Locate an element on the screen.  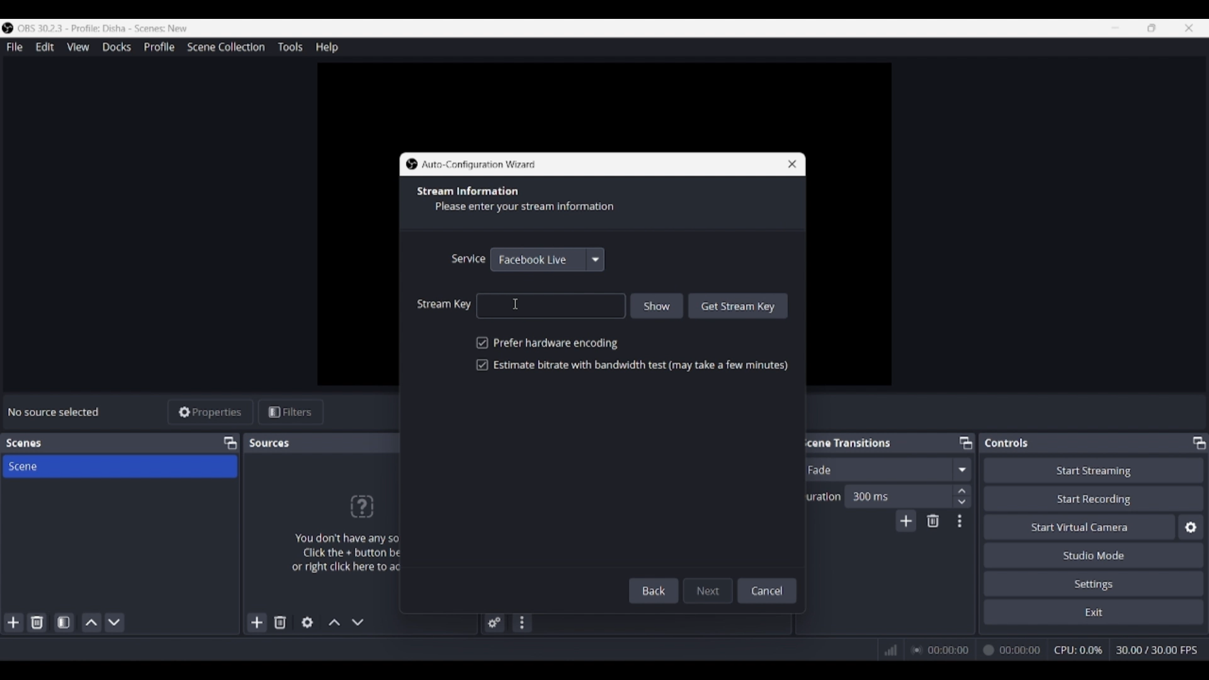
Add scene is located at coordinates (14, 623).